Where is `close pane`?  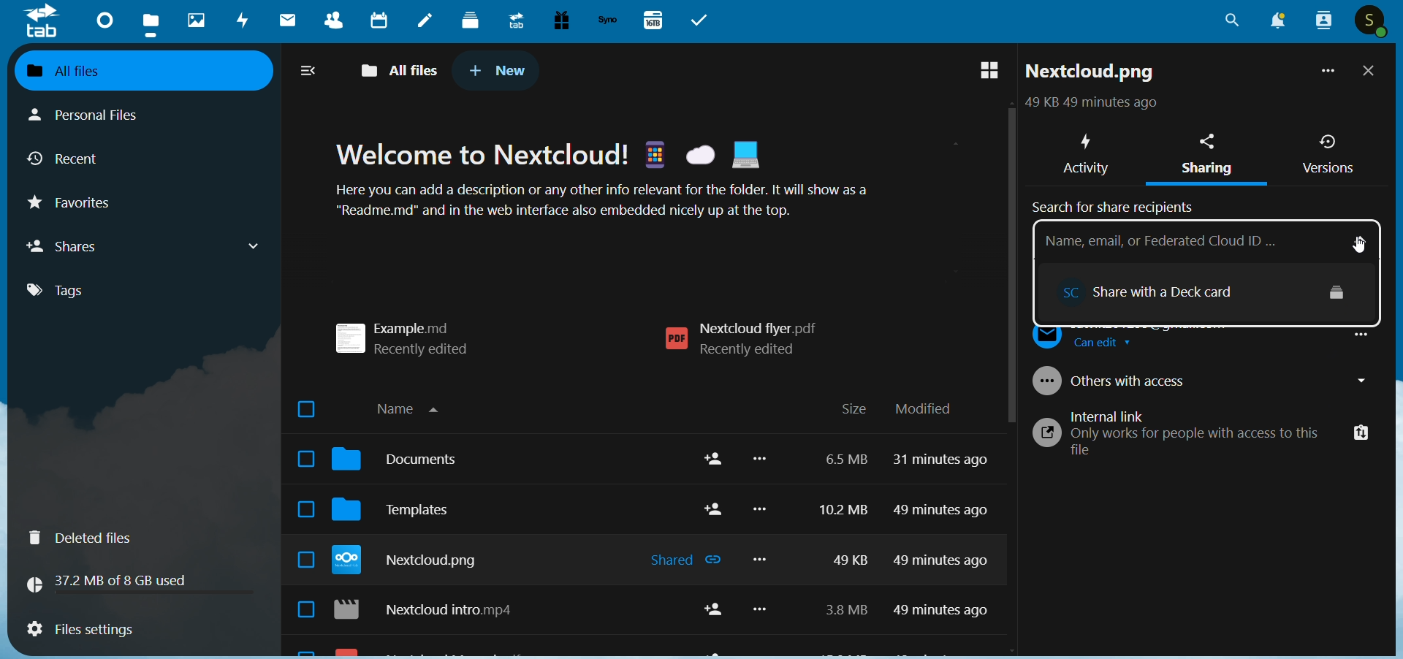 close pane is located at coordinates (1369, 72).